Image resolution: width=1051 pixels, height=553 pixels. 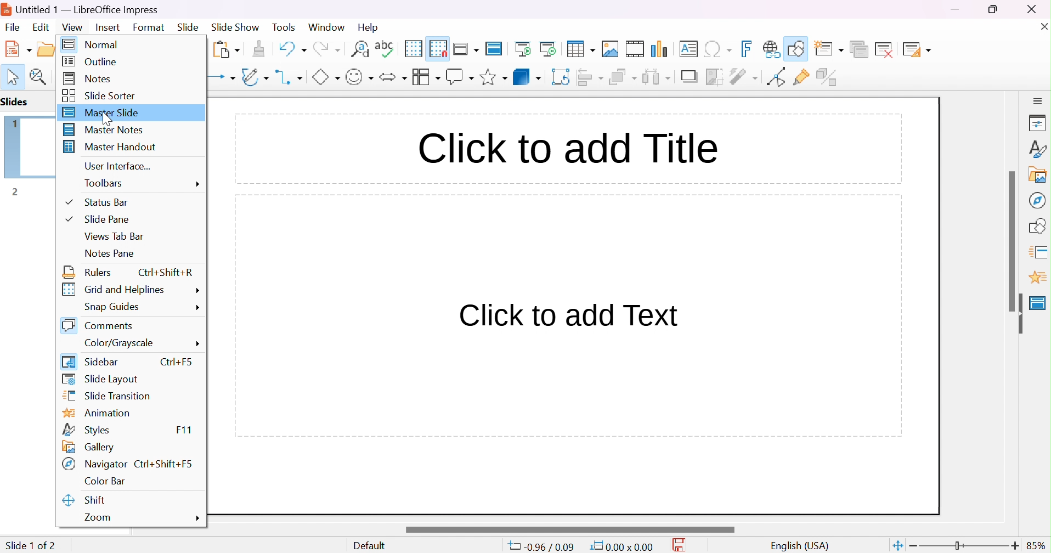 What do you see at coordinates (96, 202) in the screenshot?
I see `status bar` at bounding box center [96, 202].